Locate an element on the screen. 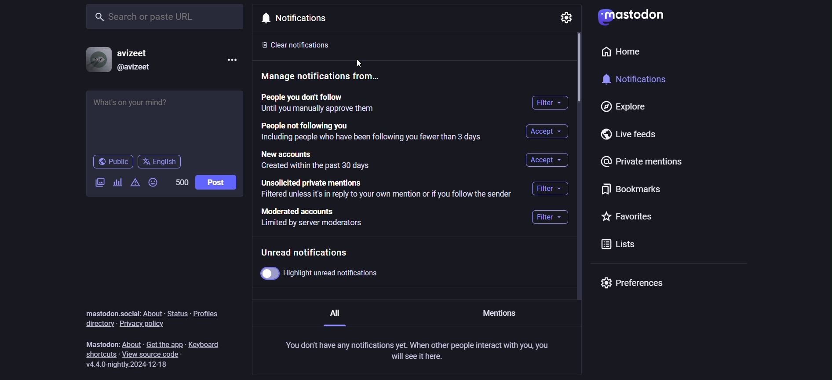  mention is located at coordinates (500, 314).